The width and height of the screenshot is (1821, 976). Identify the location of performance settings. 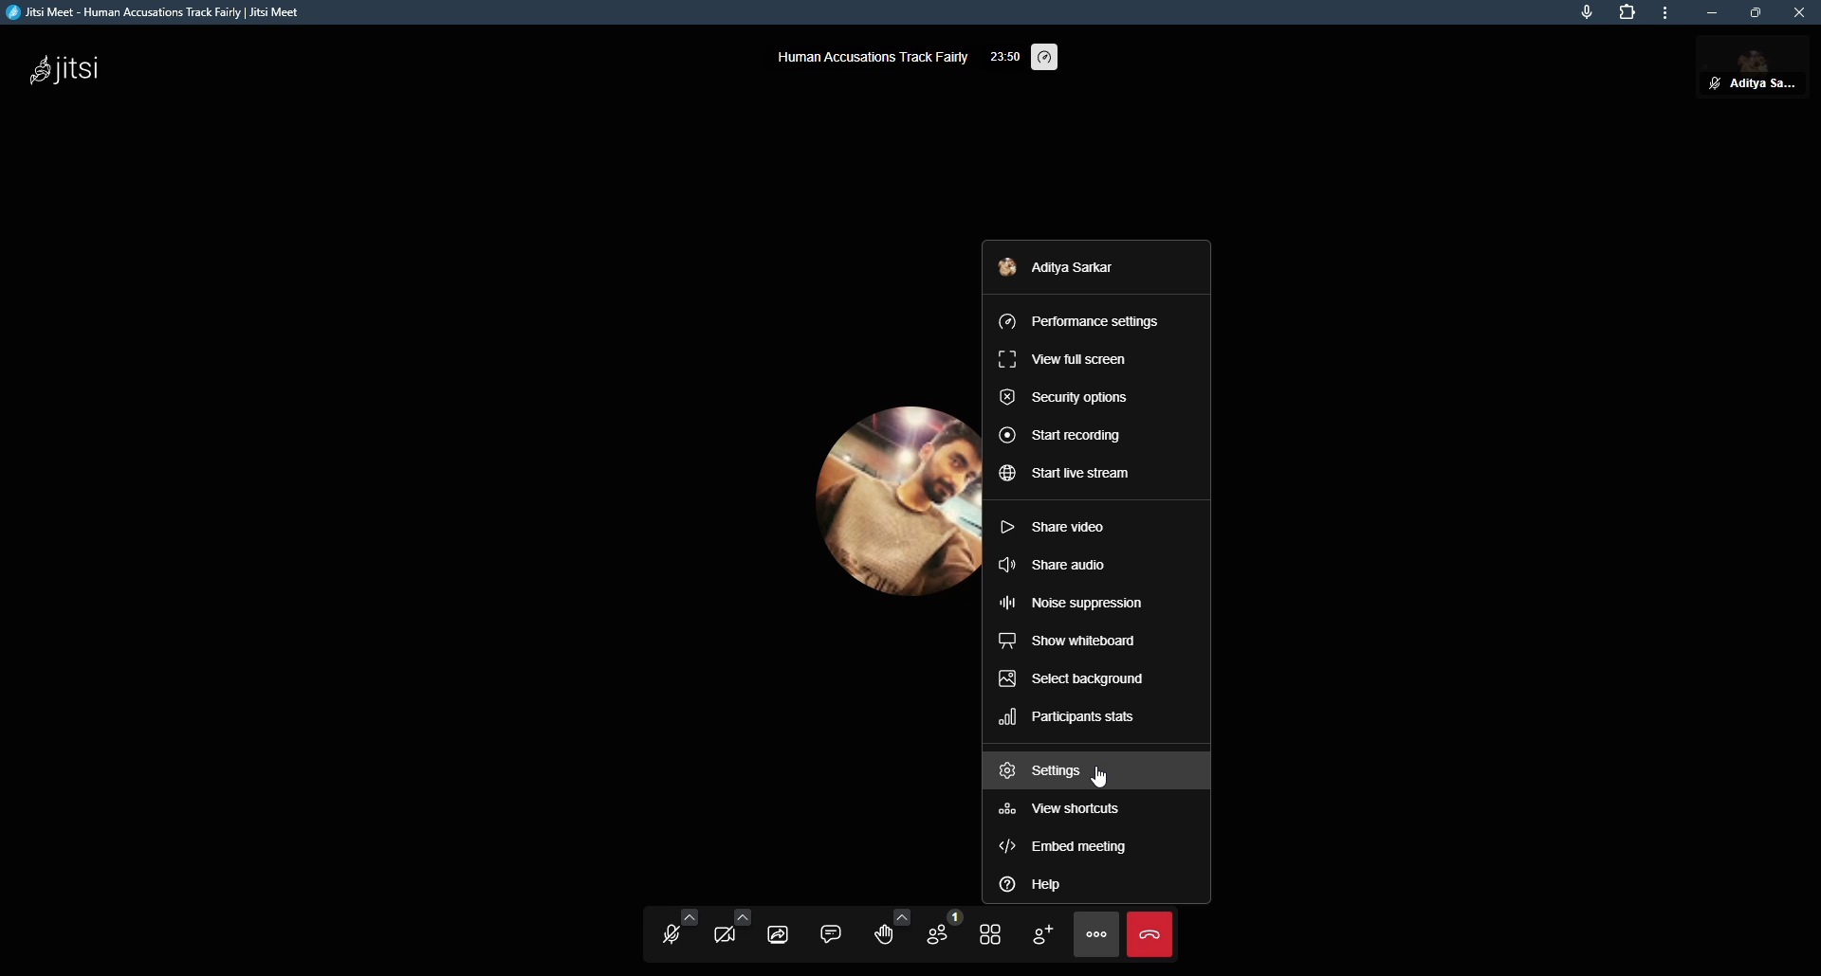
(1079, 317).